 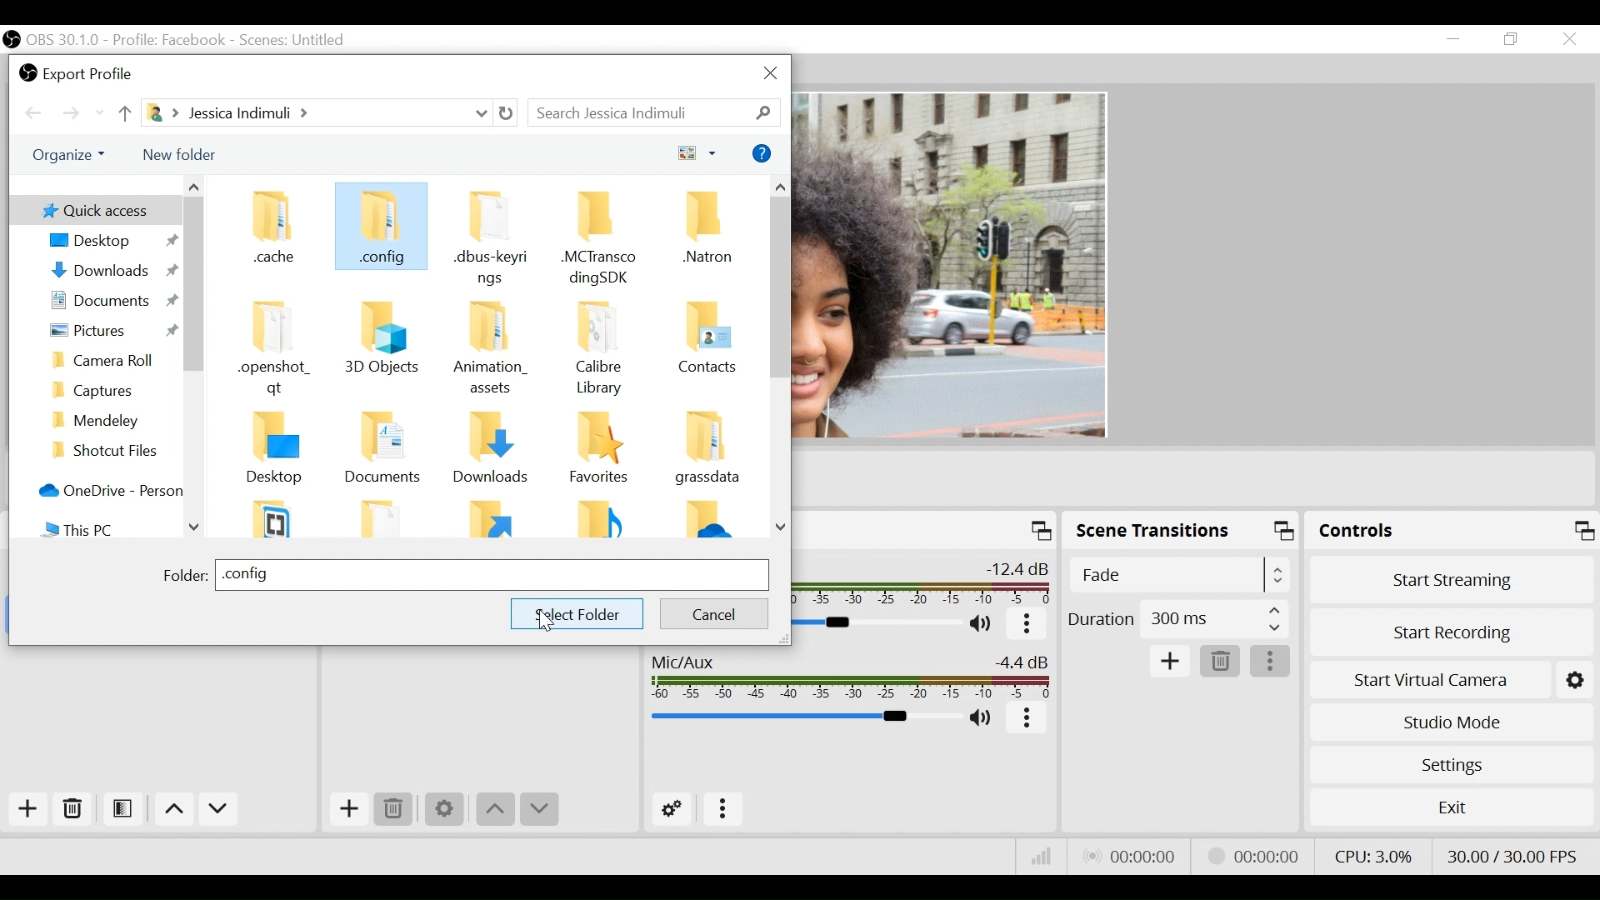 What do you see at coordinates (1182, 530) in the screenshot?
I see `Scene Transition` at bounding box center [1182, 530].